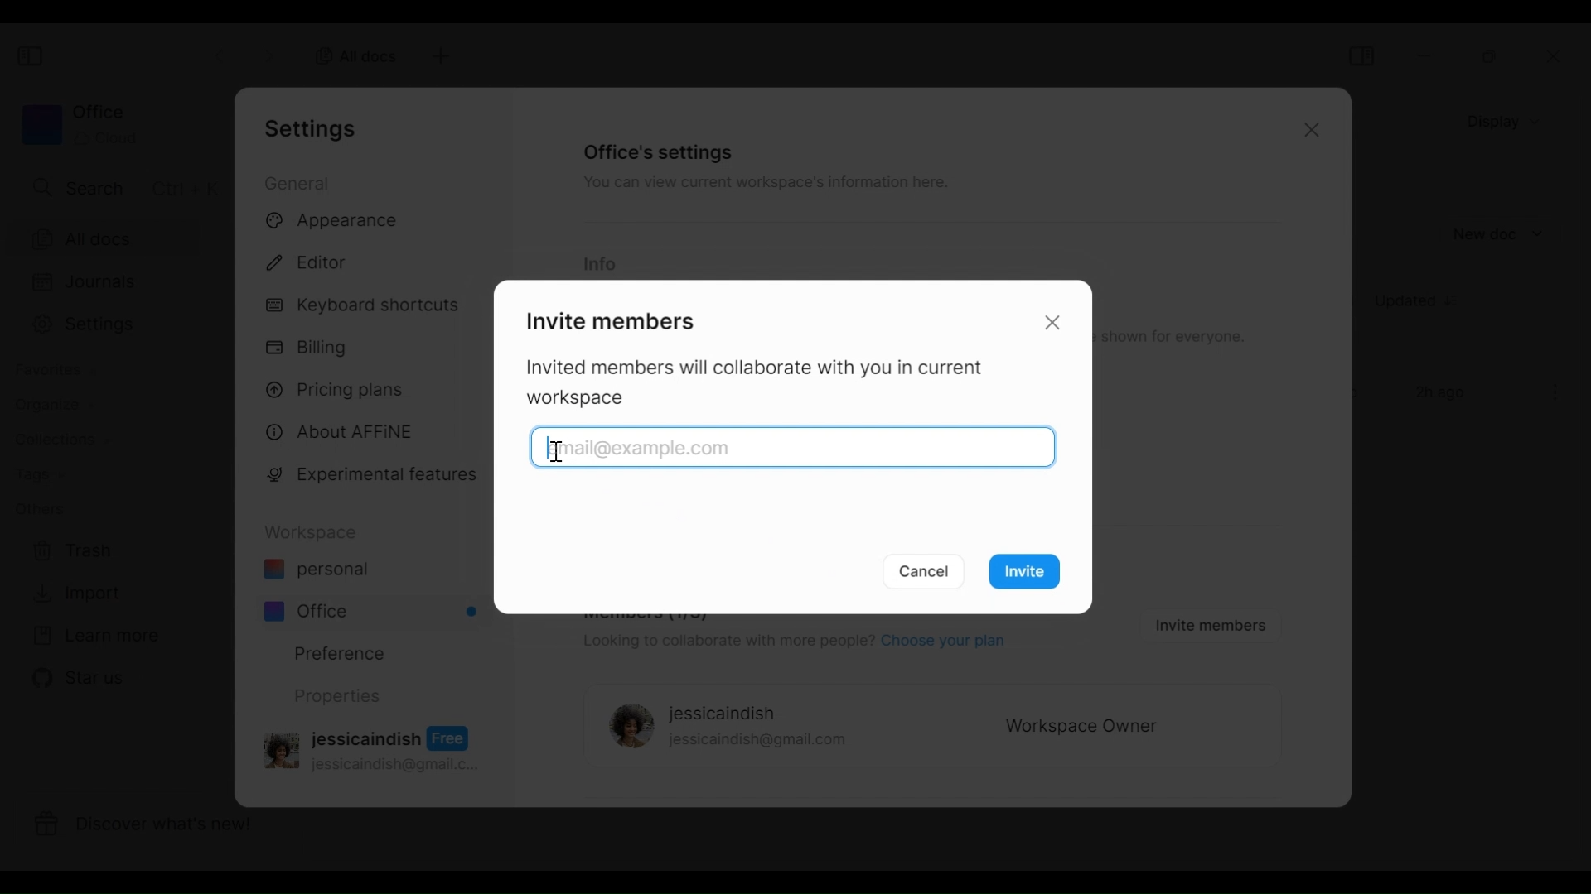 This screenshot has height=894, width=1591. I want to click on collections, so click(62, 440).